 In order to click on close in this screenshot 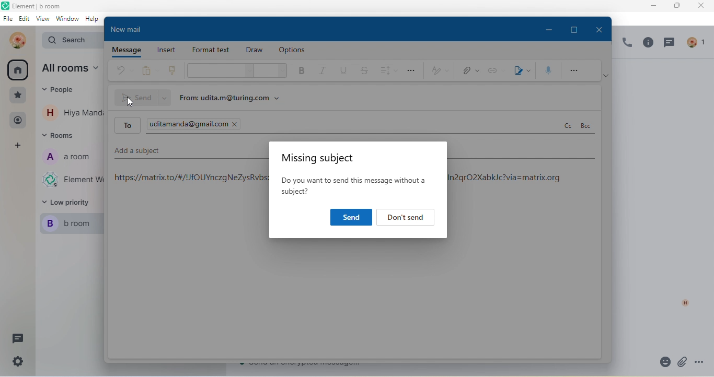, I will do `click(699, 6)`.